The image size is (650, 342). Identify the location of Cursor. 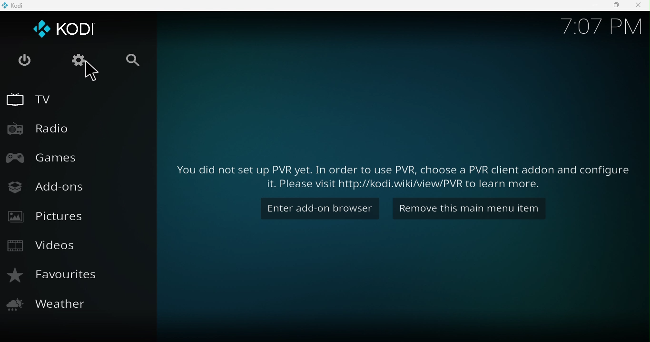
(94, 74).